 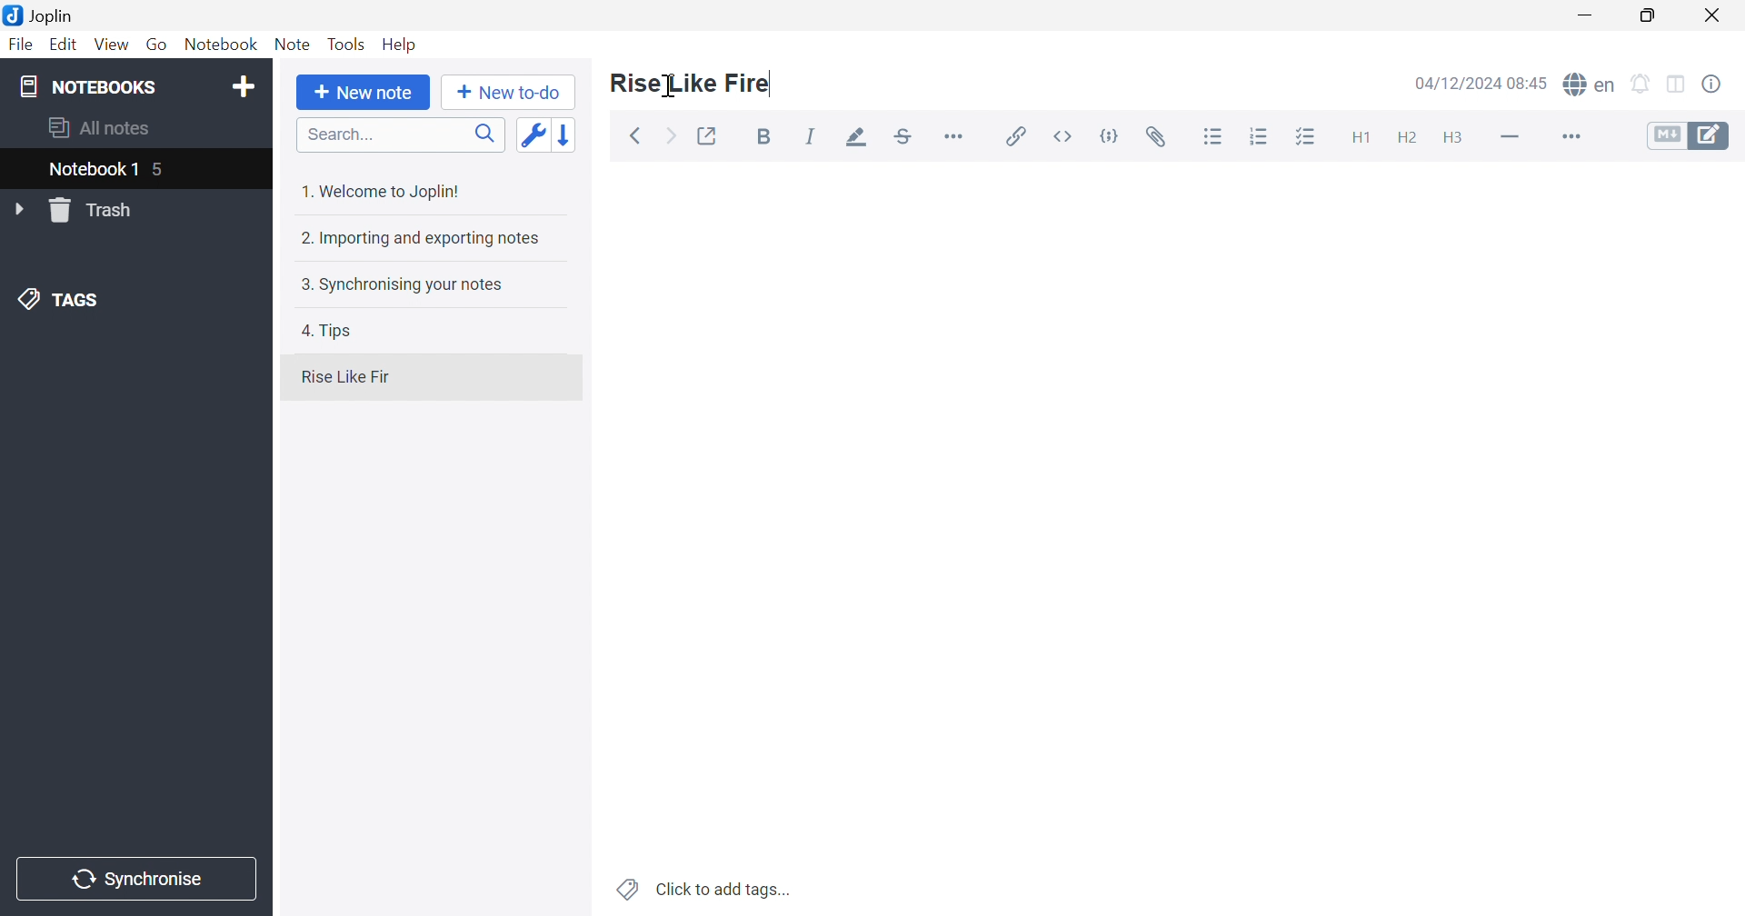 What do you see at coordinates (634, 136) in the screenshot?
I see `Back` at bounding box center [634, 136].